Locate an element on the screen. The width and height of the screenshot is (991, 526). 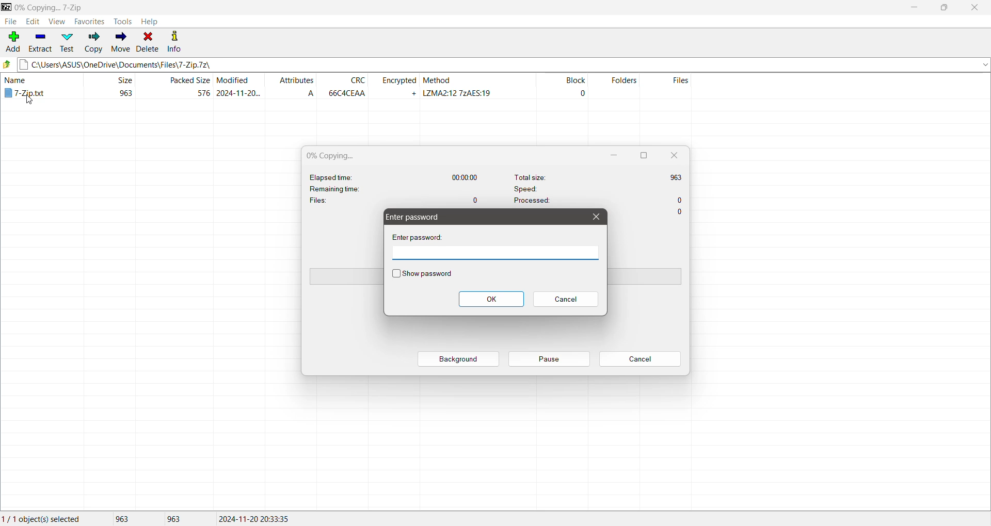
Current Folder Path is located at coordinates (158, 6).